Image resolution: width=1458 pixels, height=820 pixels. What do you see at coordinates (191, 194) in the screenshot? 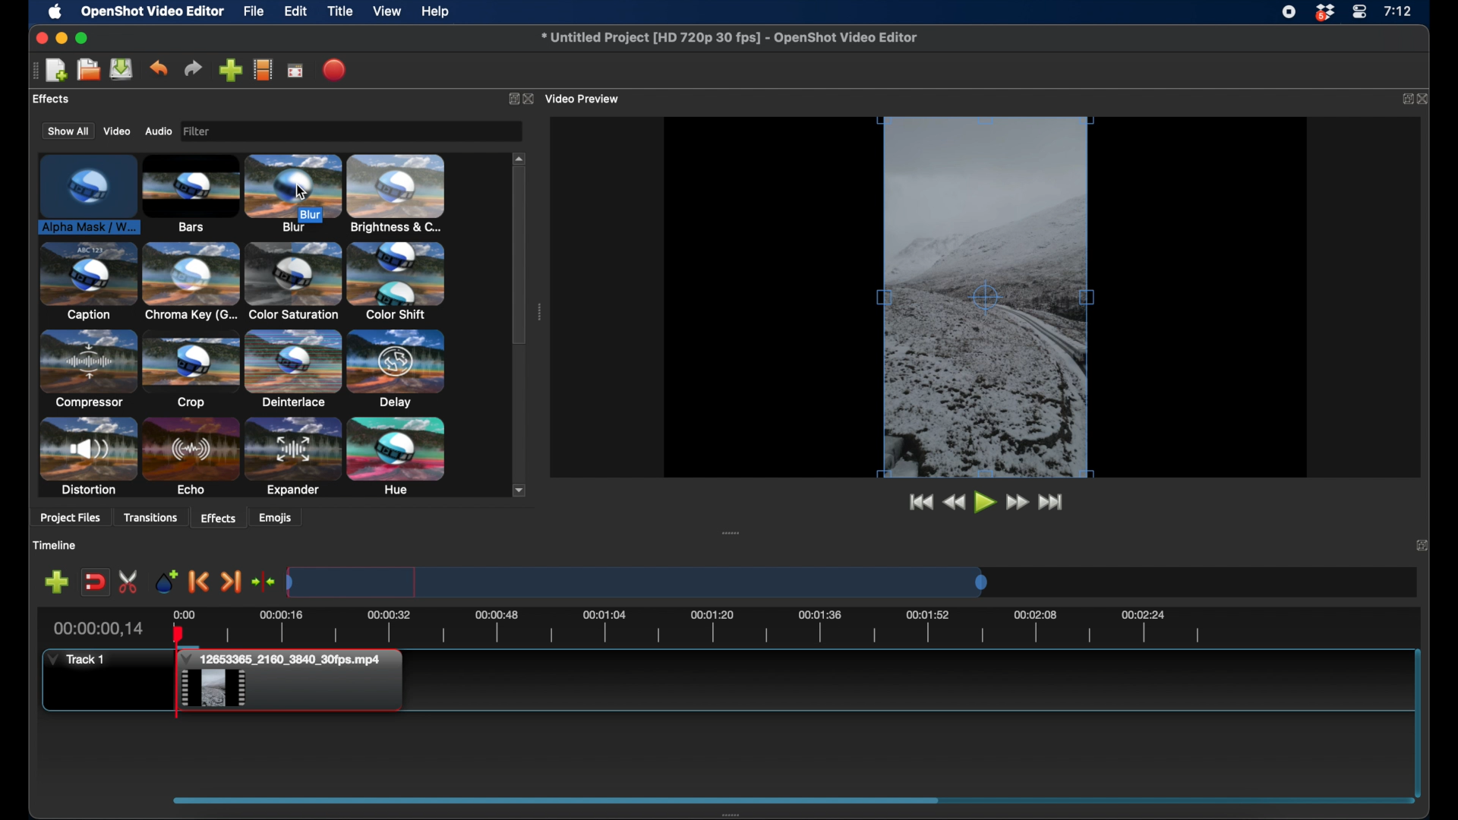
I see `bars` at bounding box center [191, 194].